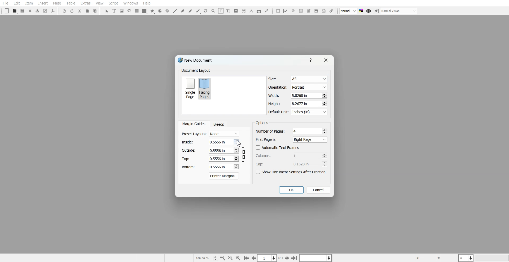  What do you see at coordinates (197, 61) in the screenshot?
I see `Text` at bounding box center [197, 61].